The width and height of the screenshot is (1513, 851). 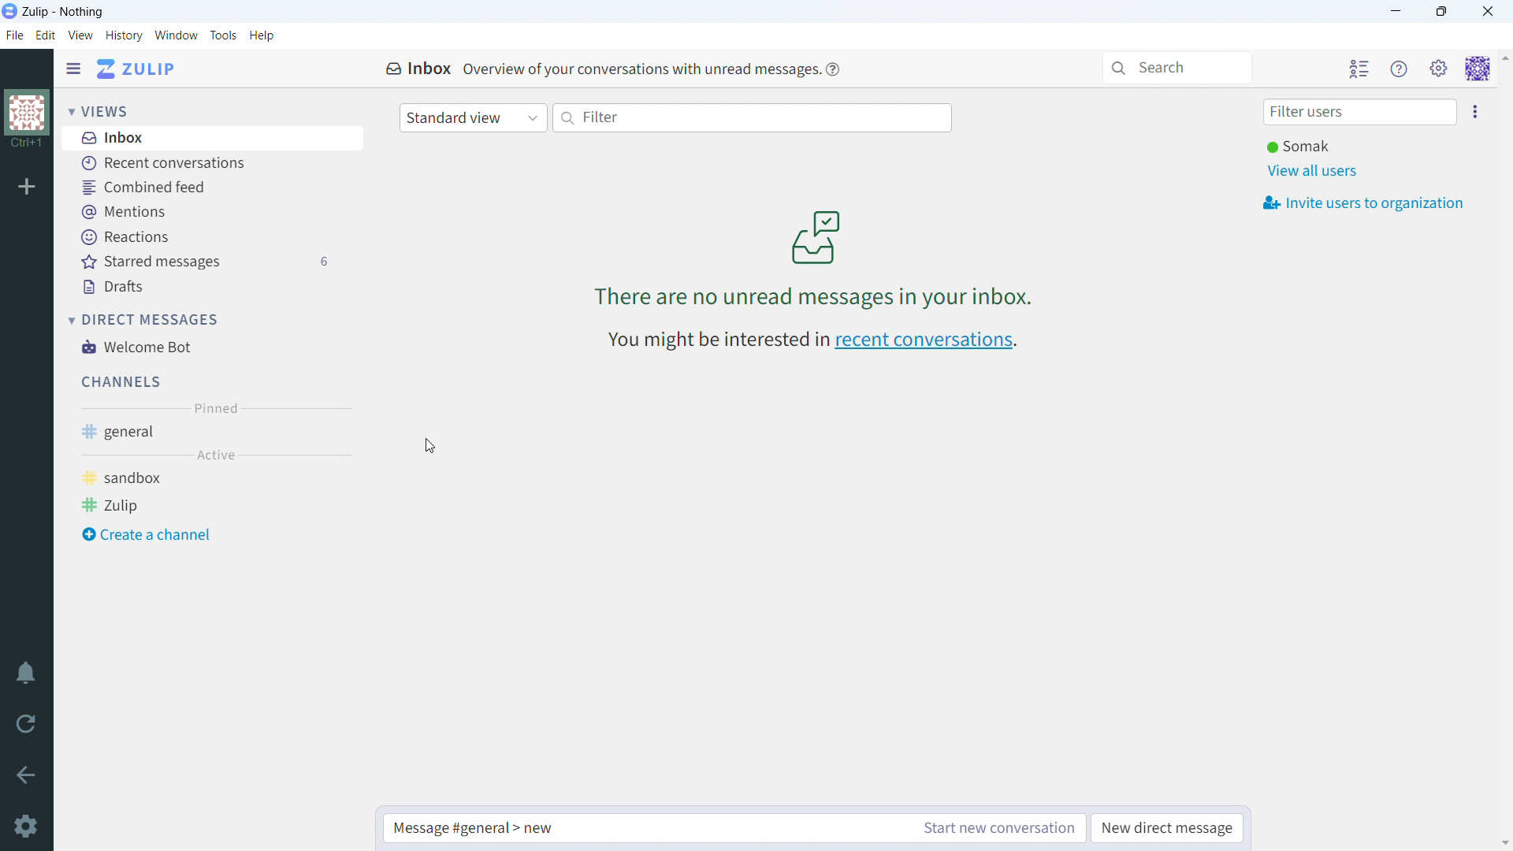 What do you see at coordinates (46, 35) in the screenshot?
I see `edit` at bounding box center [46, 35].